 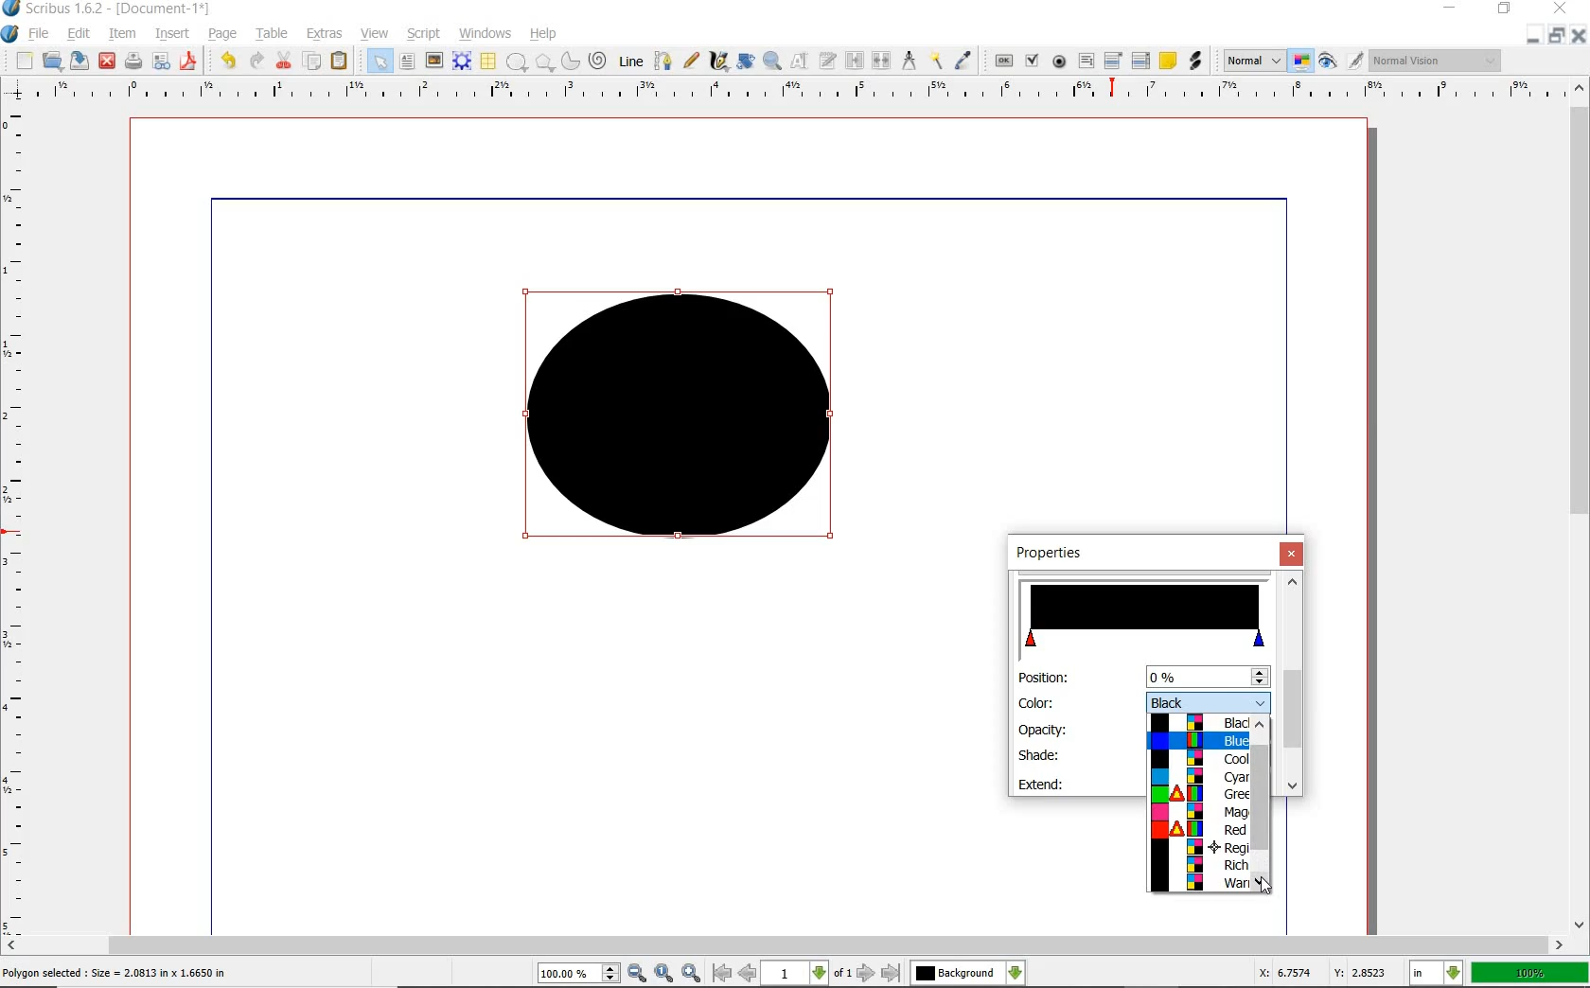 I want to click on SCRIPT, so click(x=421, y=32).